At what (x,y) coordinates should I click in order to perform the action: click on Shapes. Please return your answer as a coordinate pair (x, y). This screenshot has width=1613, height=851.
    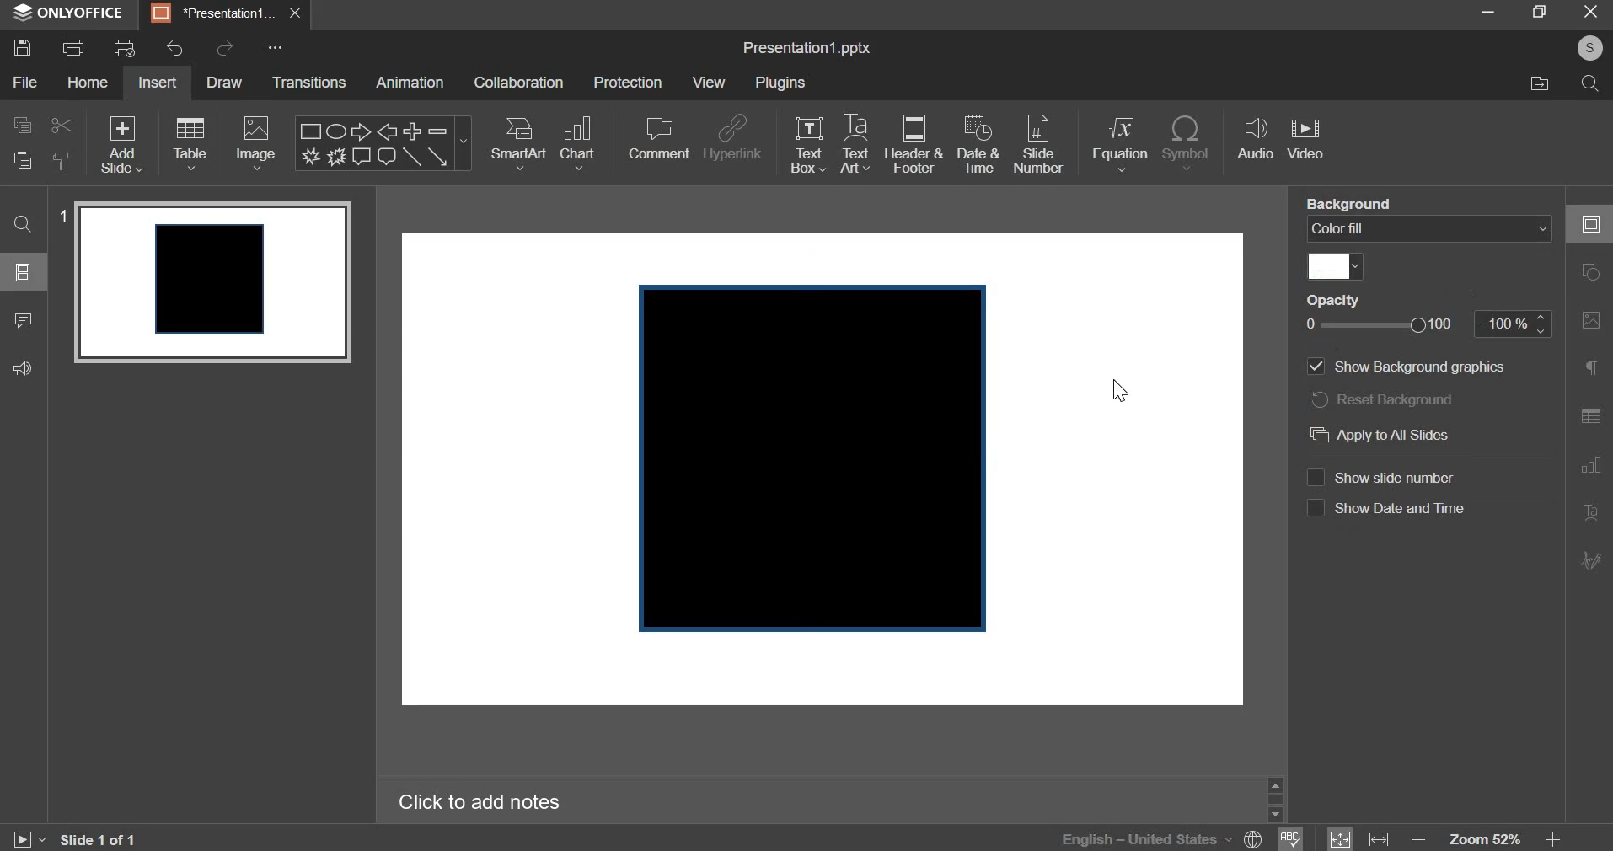
    Looking at the image, I should click on (1589, 223).